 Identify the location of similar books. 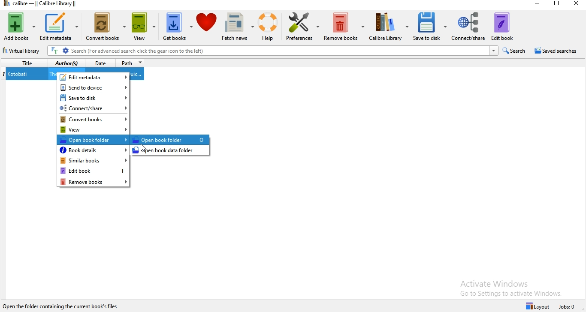
(94, 160).